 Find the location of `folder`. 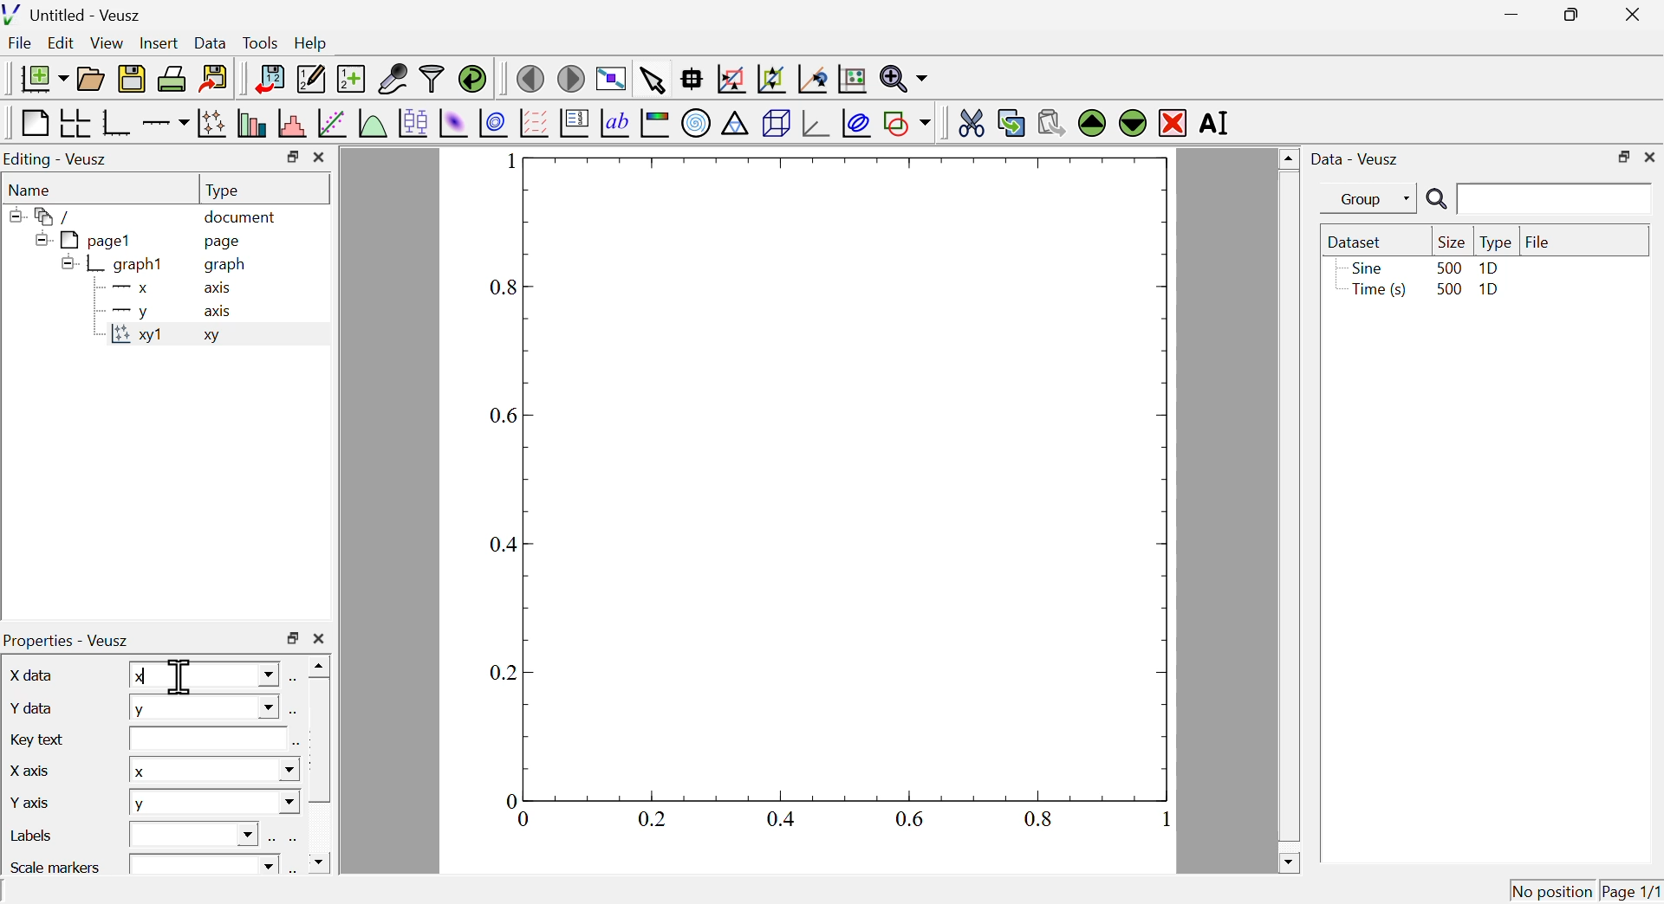

folder is located at coordinates (48, 216).